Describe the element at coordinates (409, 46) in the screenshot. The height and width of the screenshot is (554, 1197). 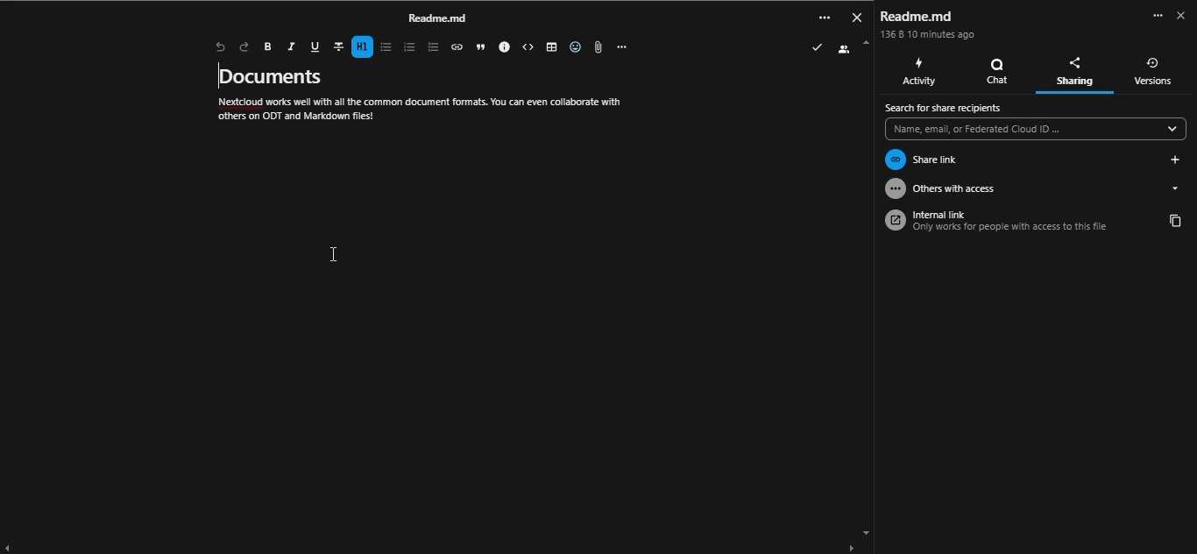
I see `bullet` at that location.